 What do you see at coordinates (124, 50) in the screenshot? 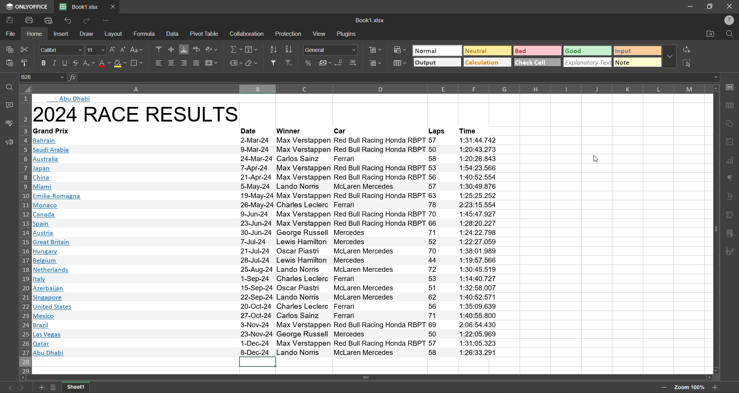
I see `decrement size` at bounding box center [124, 50].